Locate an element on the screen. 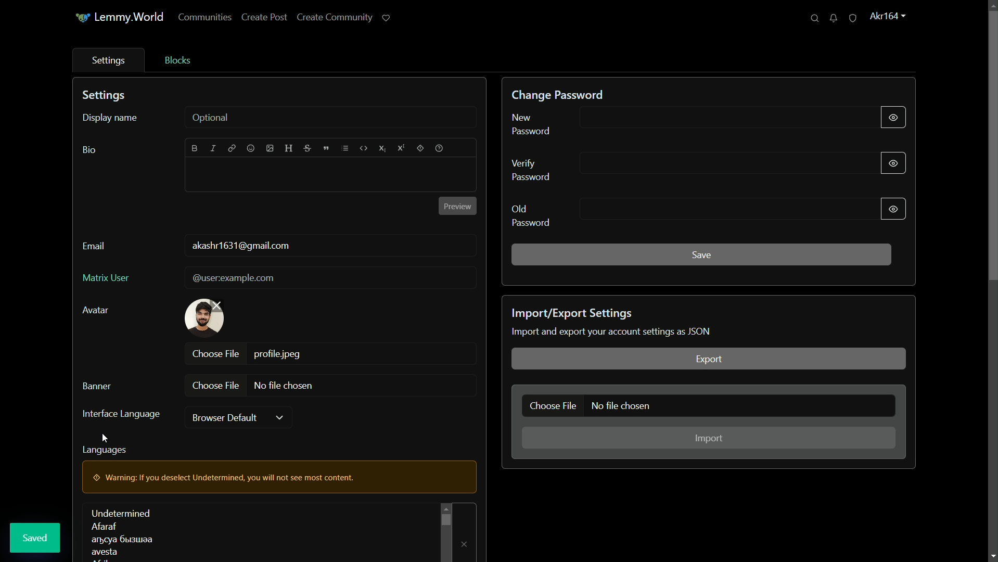 Image resolution: width=998 pixels, height=562 pixels. text is located at coordinates (613, 331).